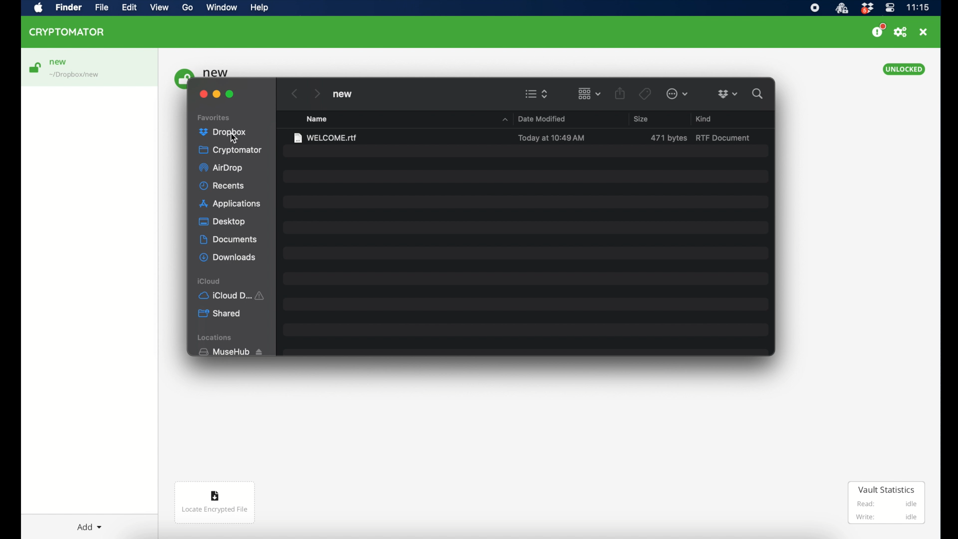  Describe the element at coordinates (677, 94) in the screenshot. I see `more options` at that location.